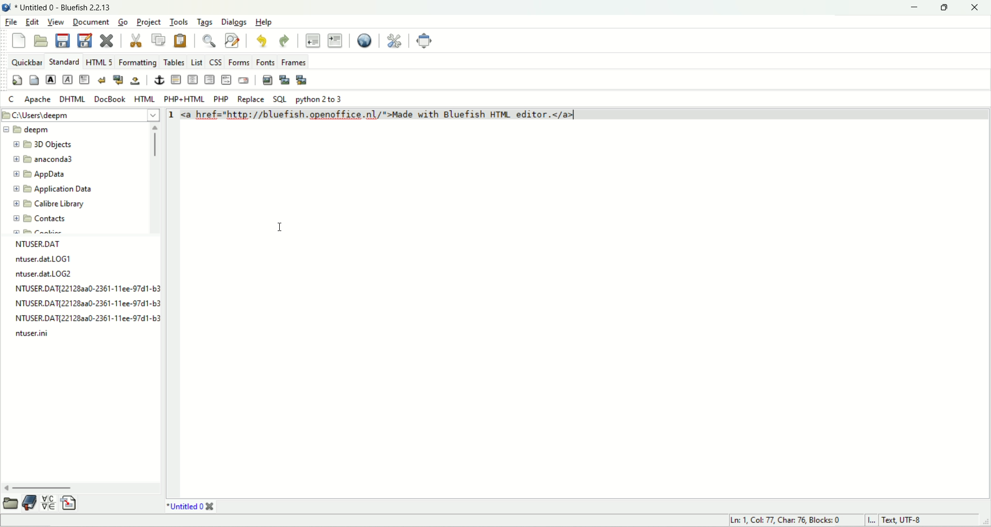  I want to click on MULTI THUMBNAIL, so click(303, 79).